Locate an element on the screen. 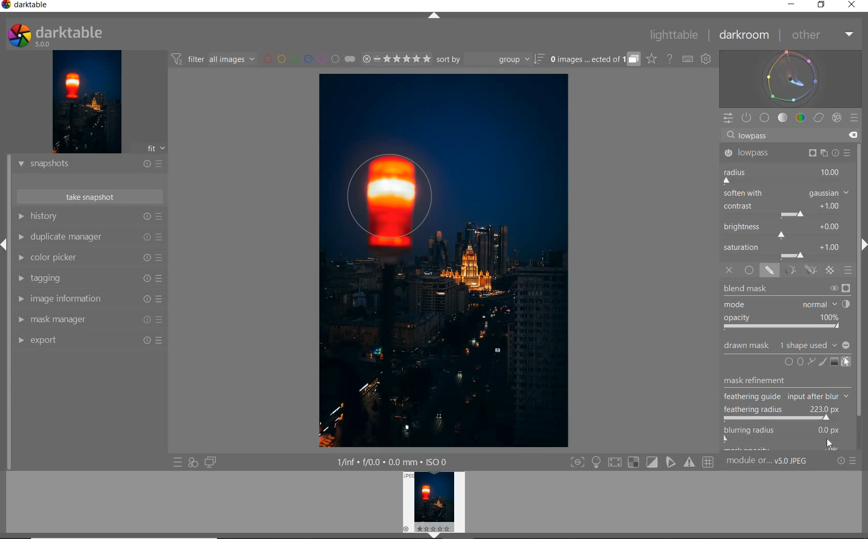 The width and height of the screenshot is (868, 539). CONTRAST is located at coordinates (785, 211).